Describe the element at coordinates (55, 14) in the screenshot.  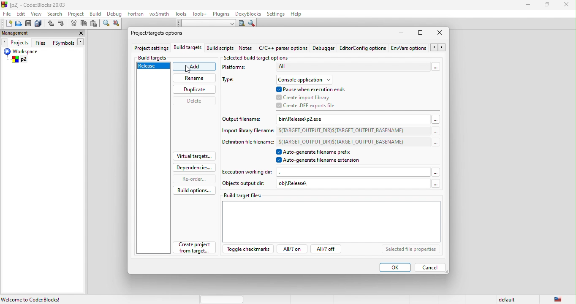
I see `search` at that location.